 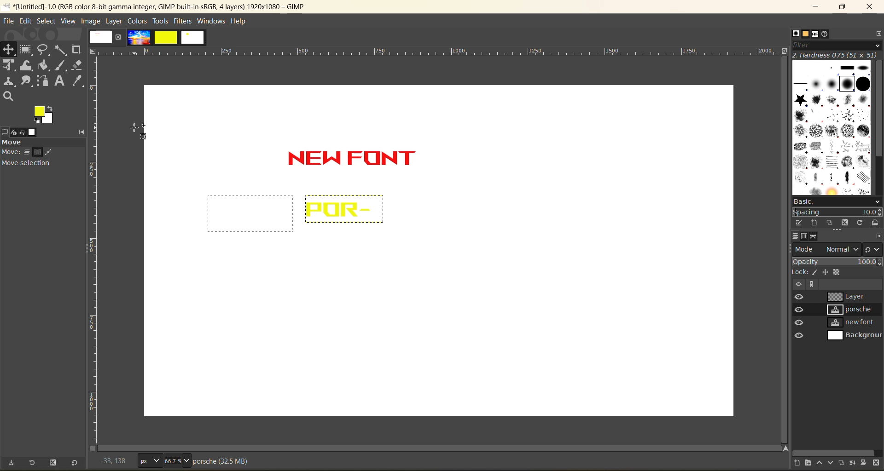 I want to click on image, so click(x=100, y=37).